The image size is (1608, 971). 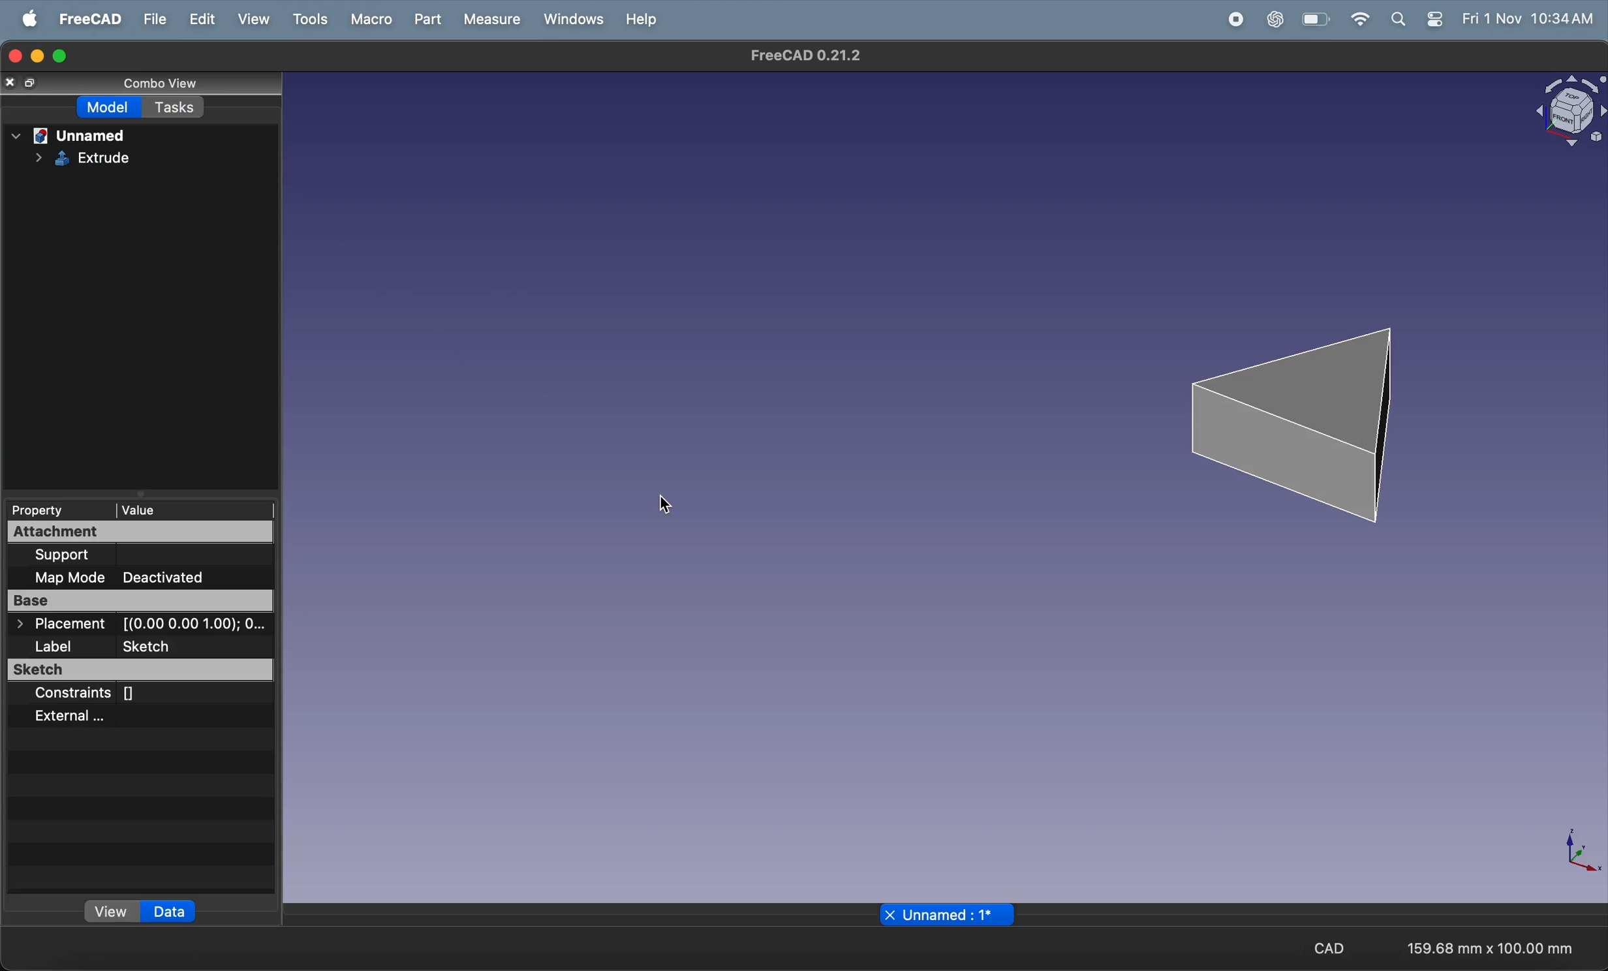 What do you see at coordinates (110, 532) in the screenshot?
I see `attachment` at bounding box center [110, 532].